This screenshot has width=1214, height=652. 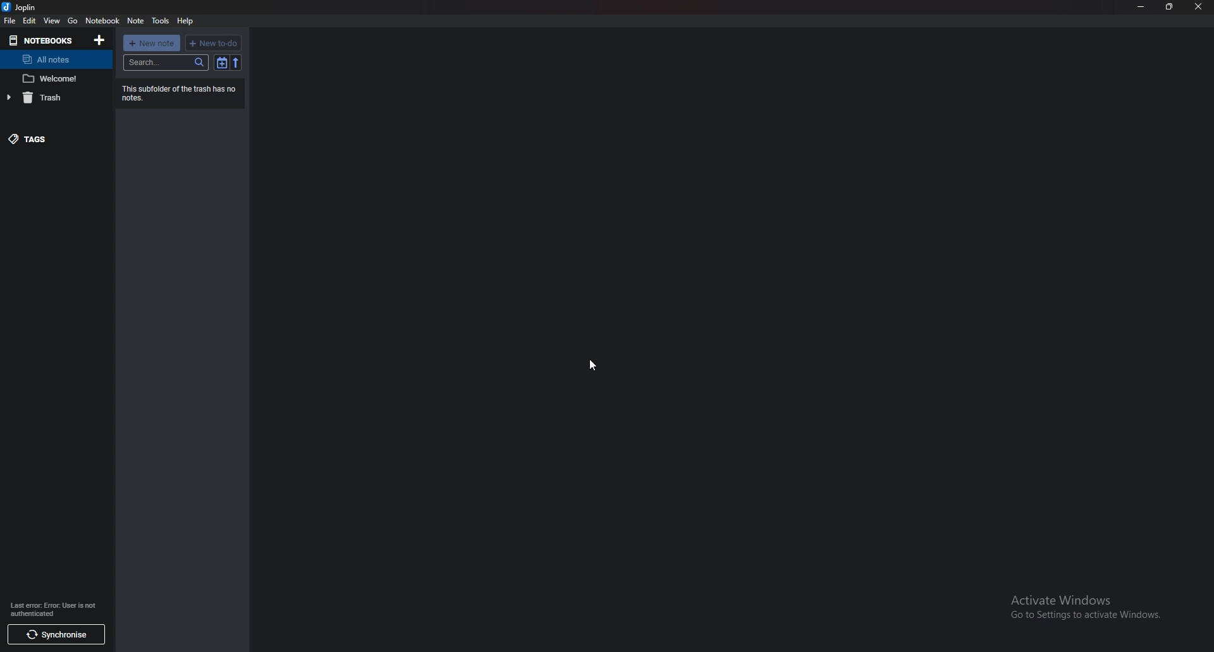 What do you see at coordinates (1168, 6) in the screenshot?
I see `Resize` at bounding box center [1168, 6].